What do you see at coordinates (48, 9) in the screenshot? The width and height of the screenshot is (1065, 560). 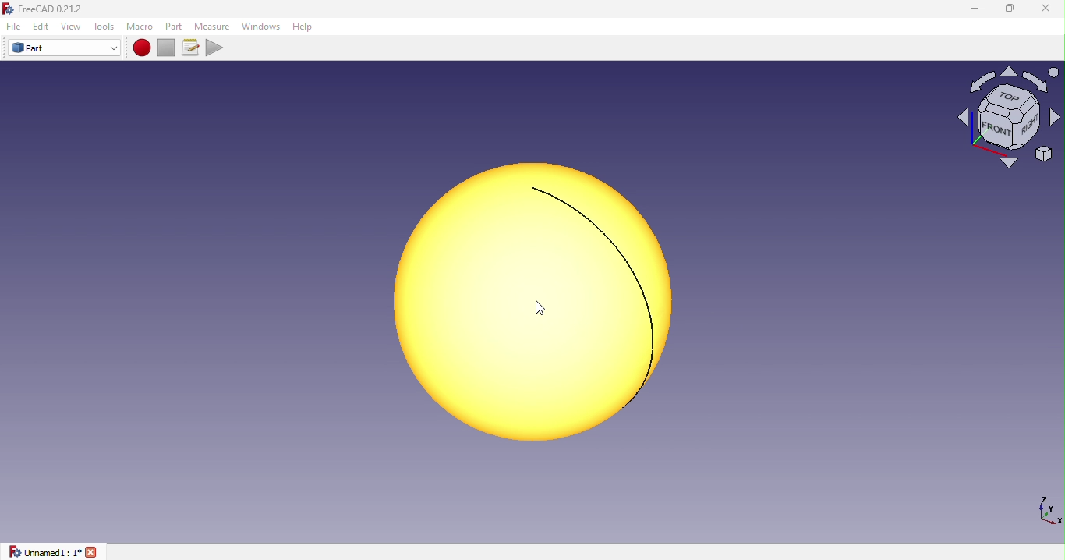 I see `FreeCAD logo` at bounding box center [48, 9].